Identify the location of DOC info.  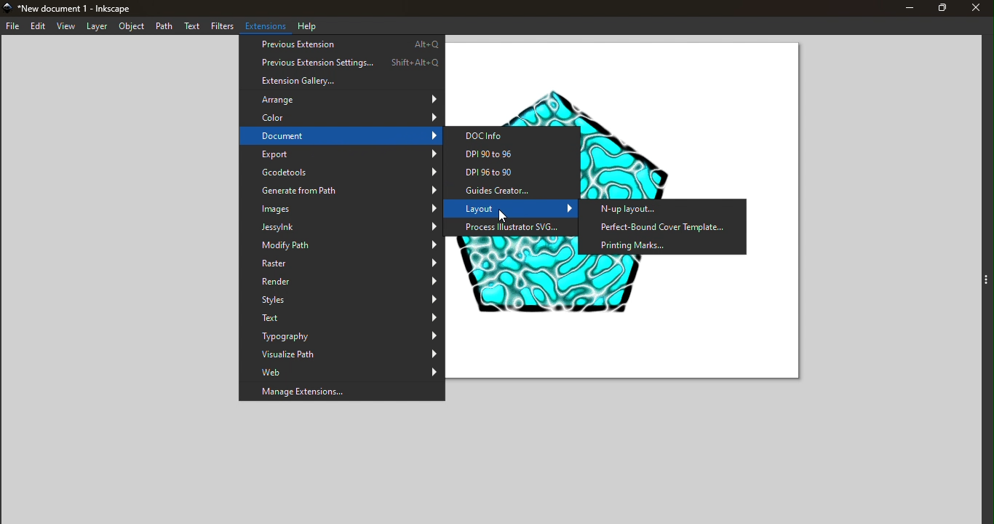
(516, 135).